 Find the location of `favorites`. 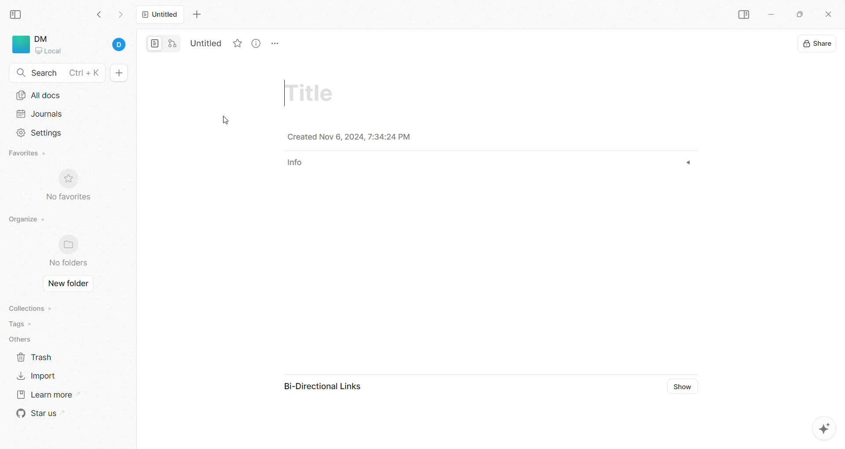

favorites is located at coordinates (29, 154).